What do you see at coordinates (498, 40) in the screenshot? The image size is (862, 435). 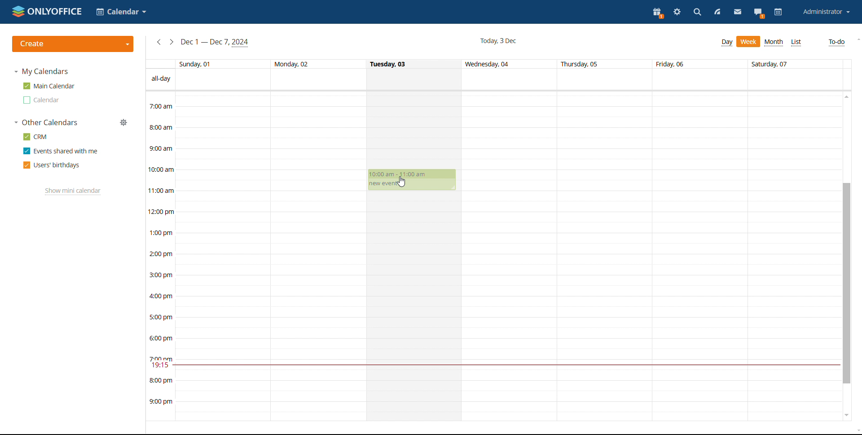 I see `Today, 3 Dec` at bounding box center [498, 40].